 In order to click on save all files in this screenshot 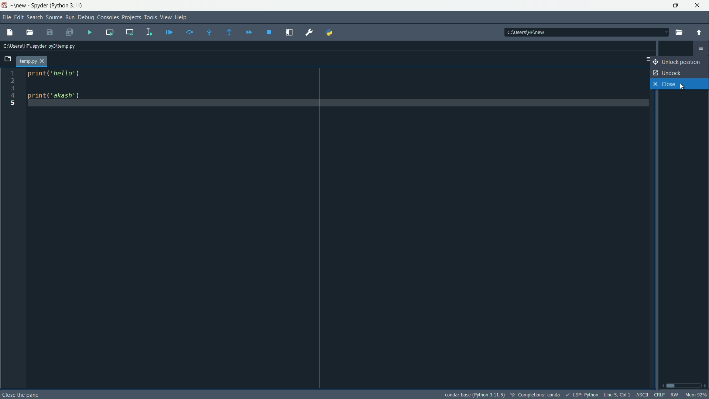, I will do `click(69, 33)`.